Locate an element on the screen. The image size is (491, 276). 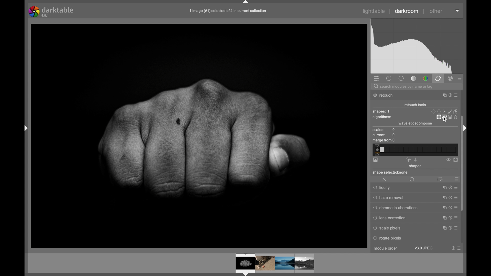
more options is located at coordinates (456, 228).